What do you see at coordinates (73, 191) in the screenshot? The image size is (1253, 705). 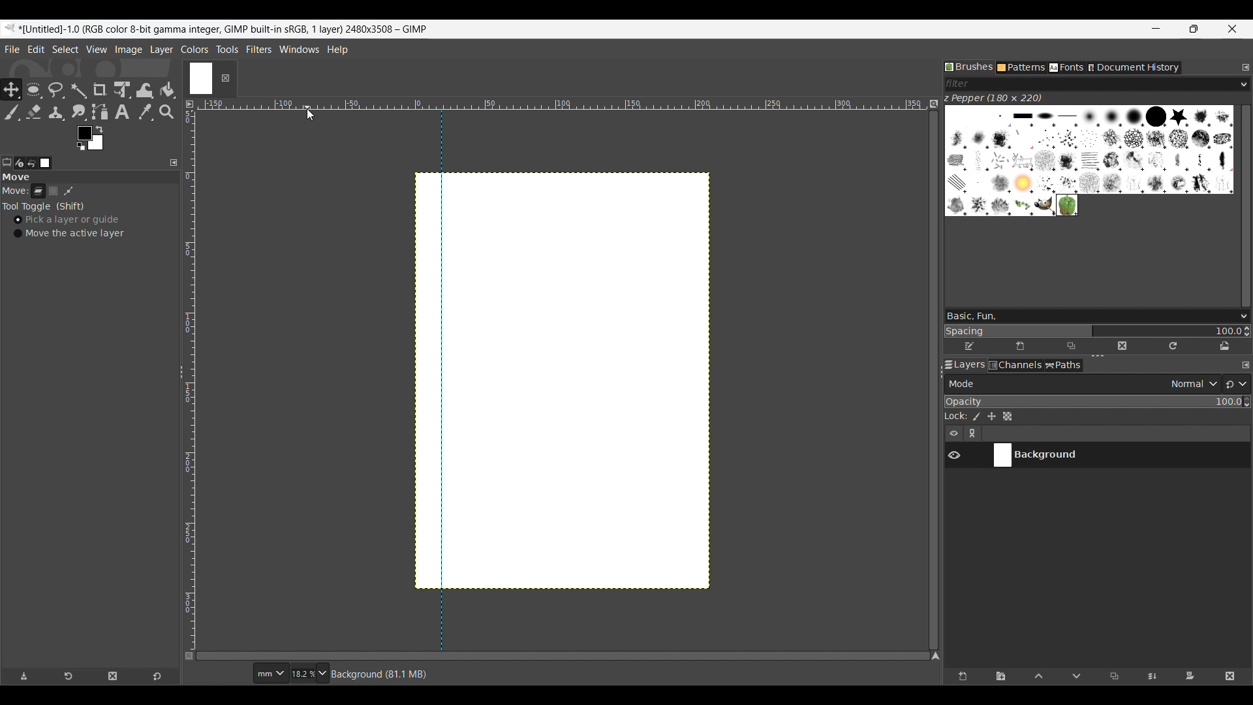 I see `Patch` at bounding box center [73, 191].